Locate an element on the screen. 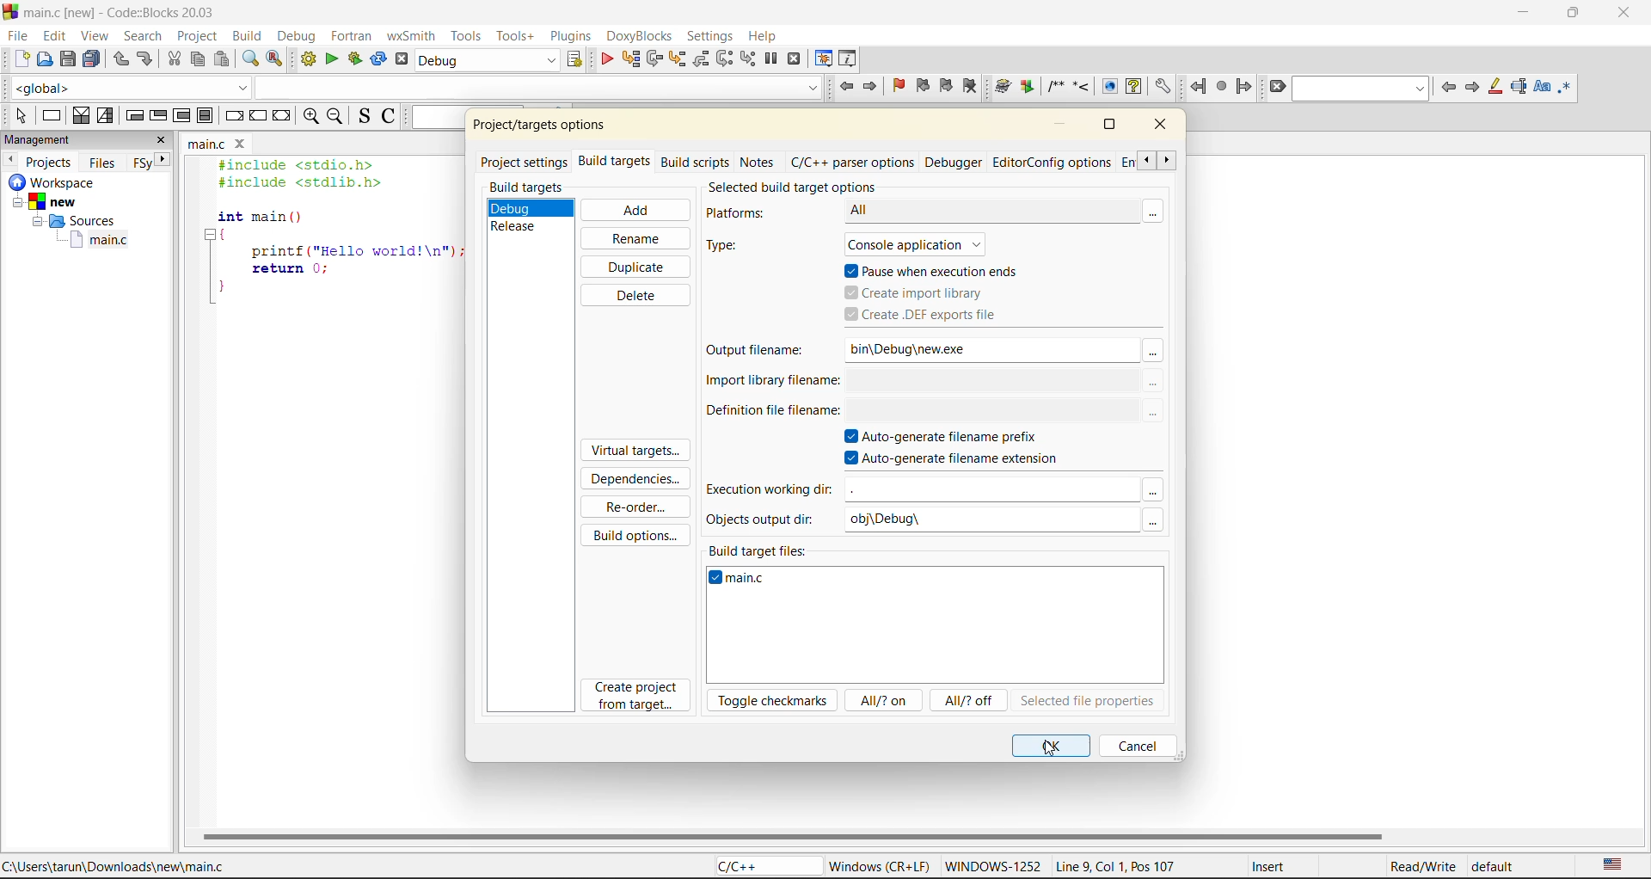  selection is located at coordinates (107, 115).